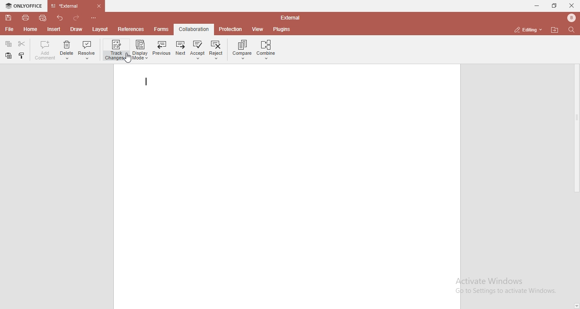  What do you see at coordinates (572, 6) in the screenshot?
I see `close` at bounding box center [572, 6].